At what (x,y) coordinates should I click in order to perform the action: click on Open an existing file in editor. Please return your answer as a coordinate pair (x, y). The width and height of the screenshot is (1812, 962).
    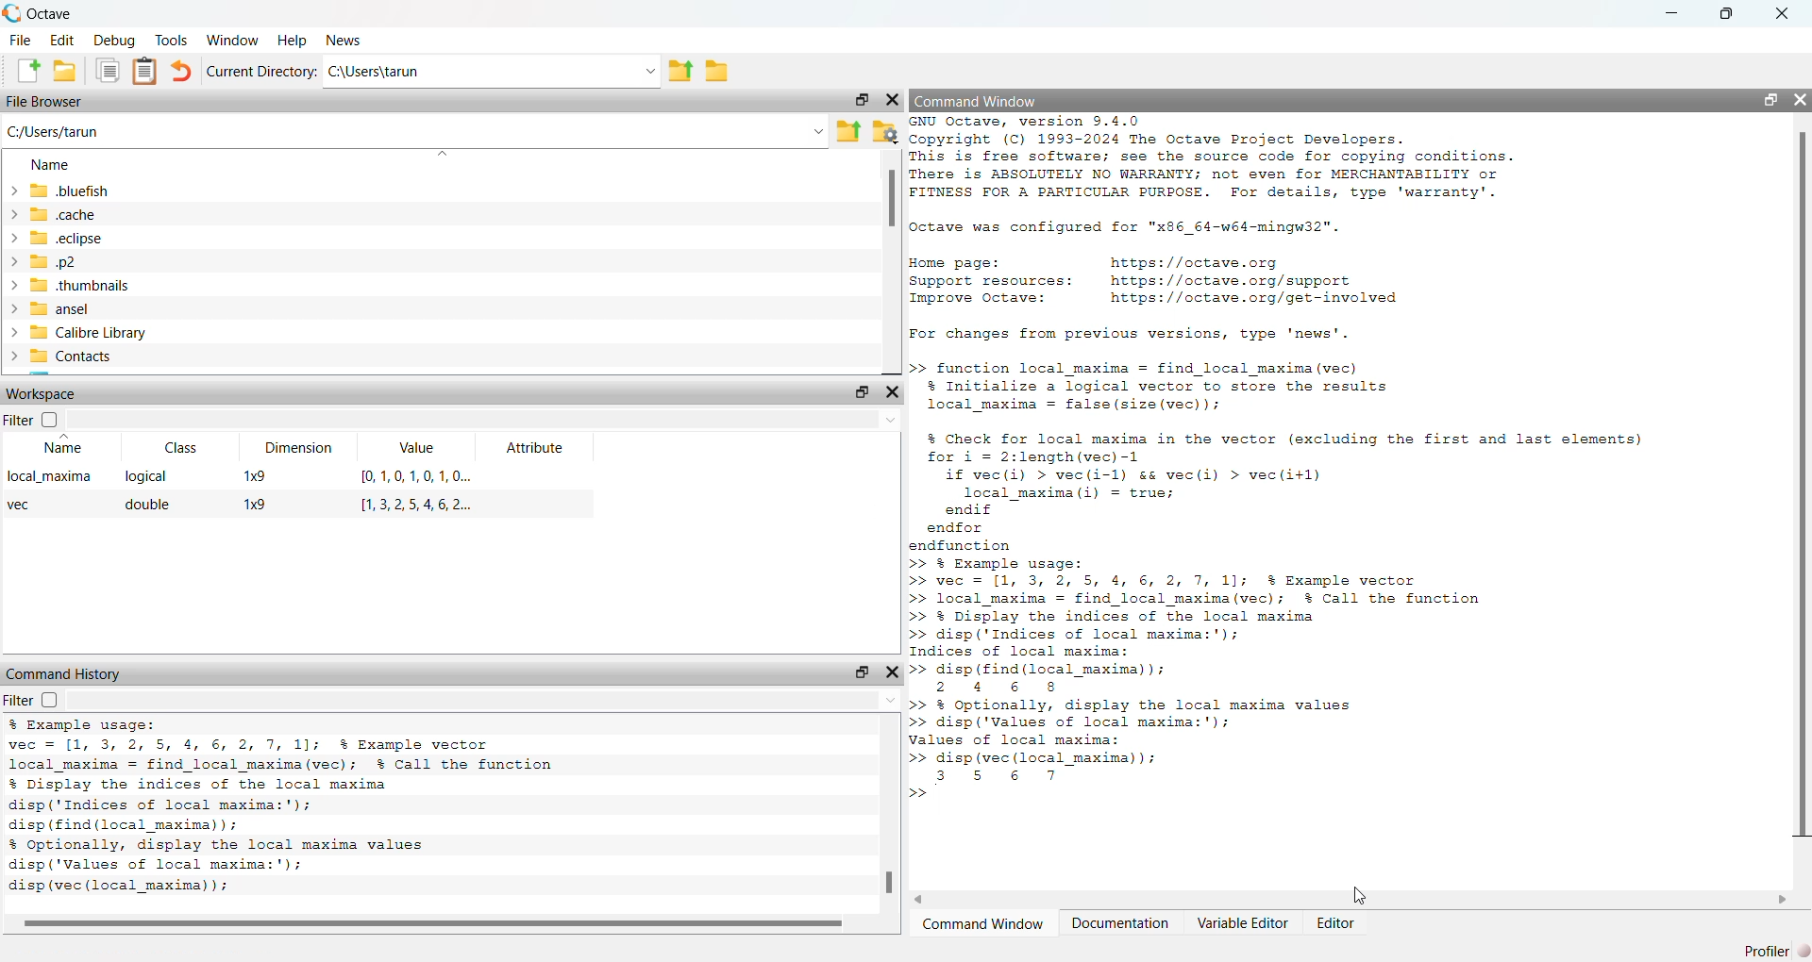
    Looking at the image, I should click on (64, 70).